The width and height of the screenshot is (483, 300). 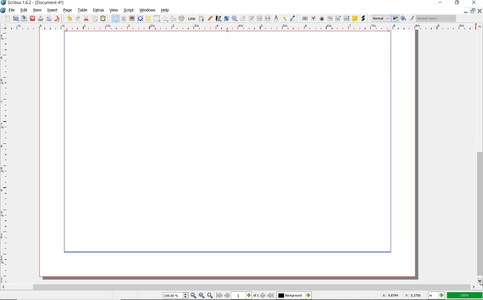 I want to click on save as pdf, so click(x=57, y=18).